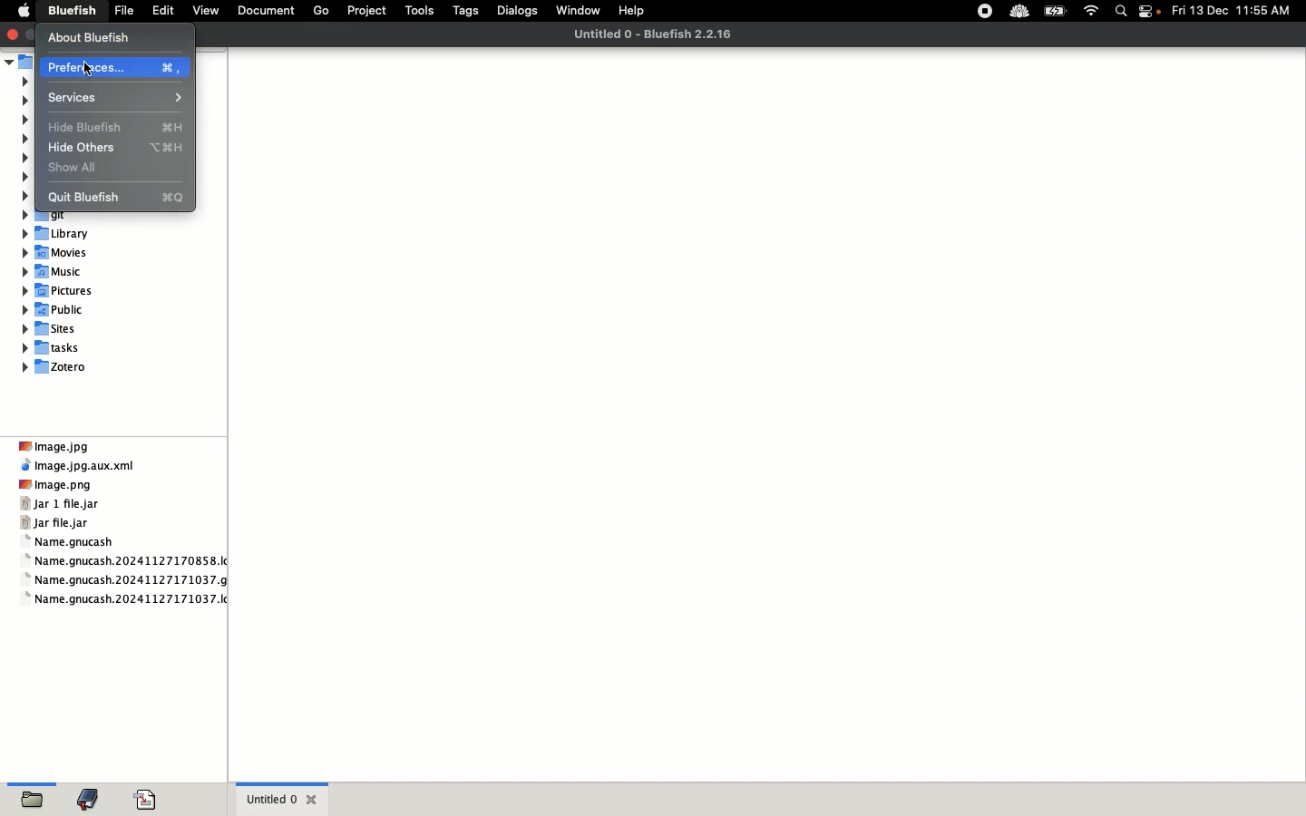 The height and width of the screenshot is (816, 1306). I want to click on bluefish, so click(69, 12).